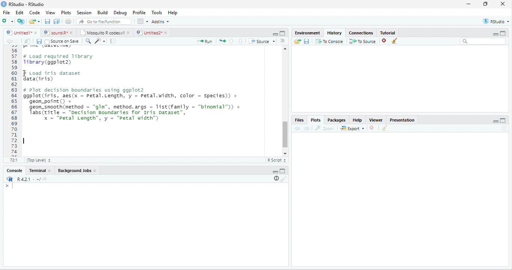 This screenshot has height=270, width=512. What do you see at coordinates (496, 122) in the screenshot?
I see `Minimize` at bounding box center [496, 122].